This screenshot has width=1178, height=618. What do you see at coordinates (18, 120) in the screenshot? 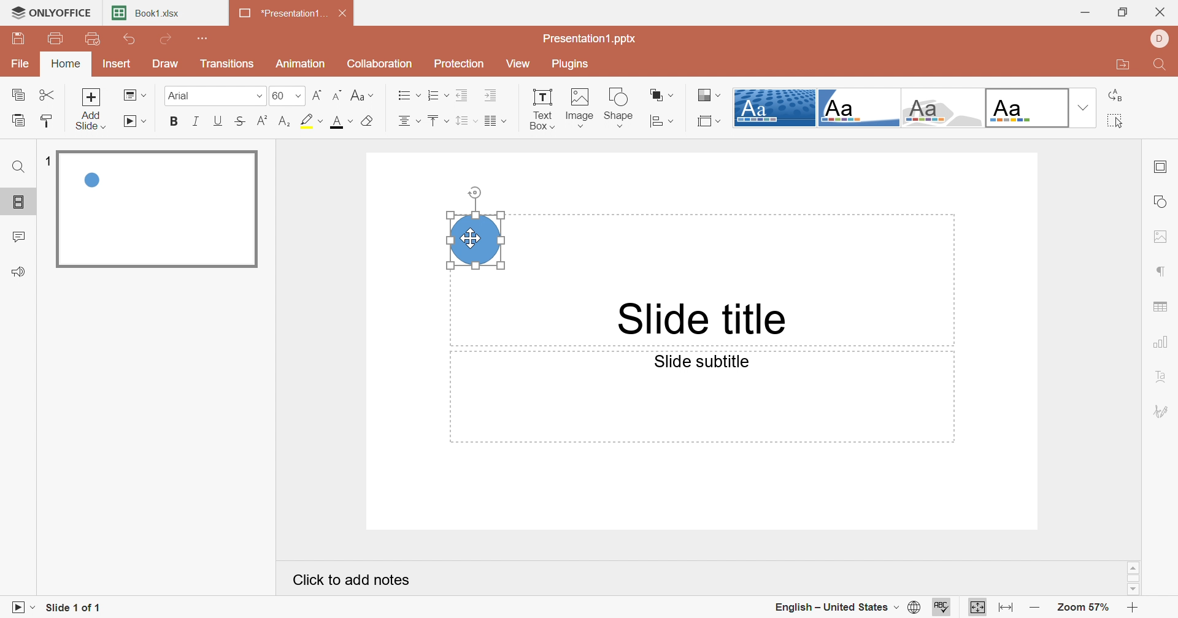
I see `Paste` at bounding box center [18, 120].